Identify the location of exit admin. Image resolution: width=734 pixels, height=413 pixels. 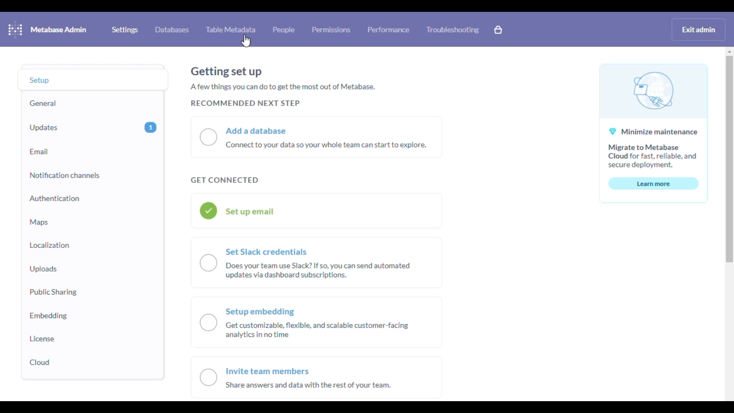
(699, 29).